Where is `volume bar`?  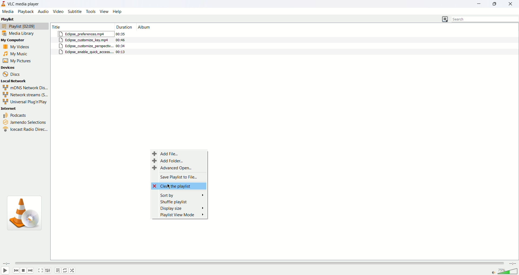
volume bar is located at coordinates (508, 271).